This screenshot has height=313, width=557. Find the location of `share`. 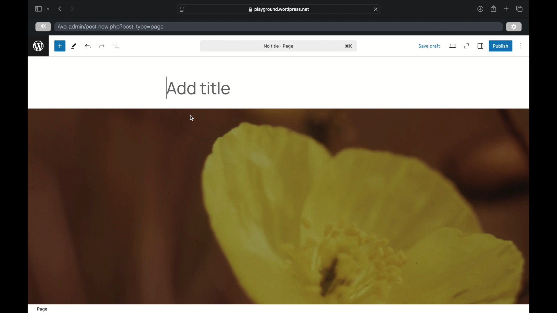

share is located at coordinates (493, 8).